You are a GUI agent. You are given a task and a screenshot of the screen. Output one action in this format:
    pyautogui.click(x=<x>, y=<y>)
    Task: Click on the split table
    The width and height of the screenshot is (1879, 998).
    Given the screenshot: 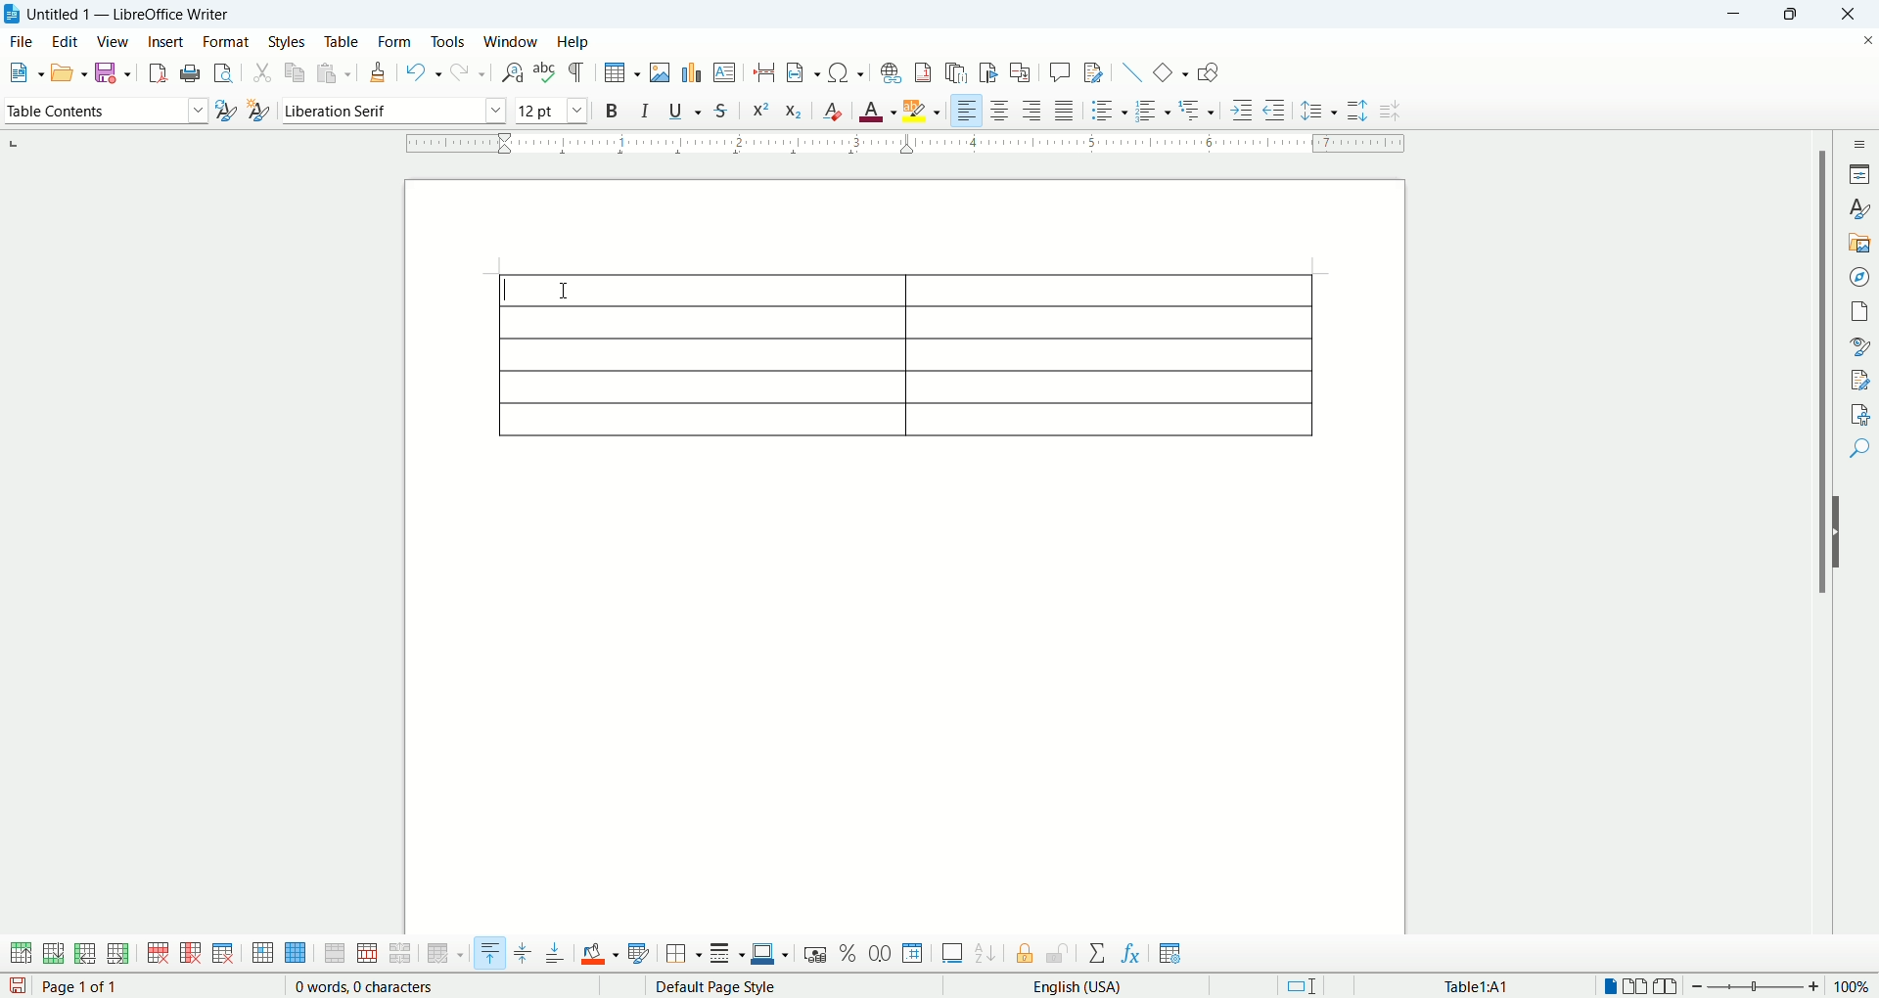 What is the action you would take?
    pyautogui.click(x=398, y=954)
    